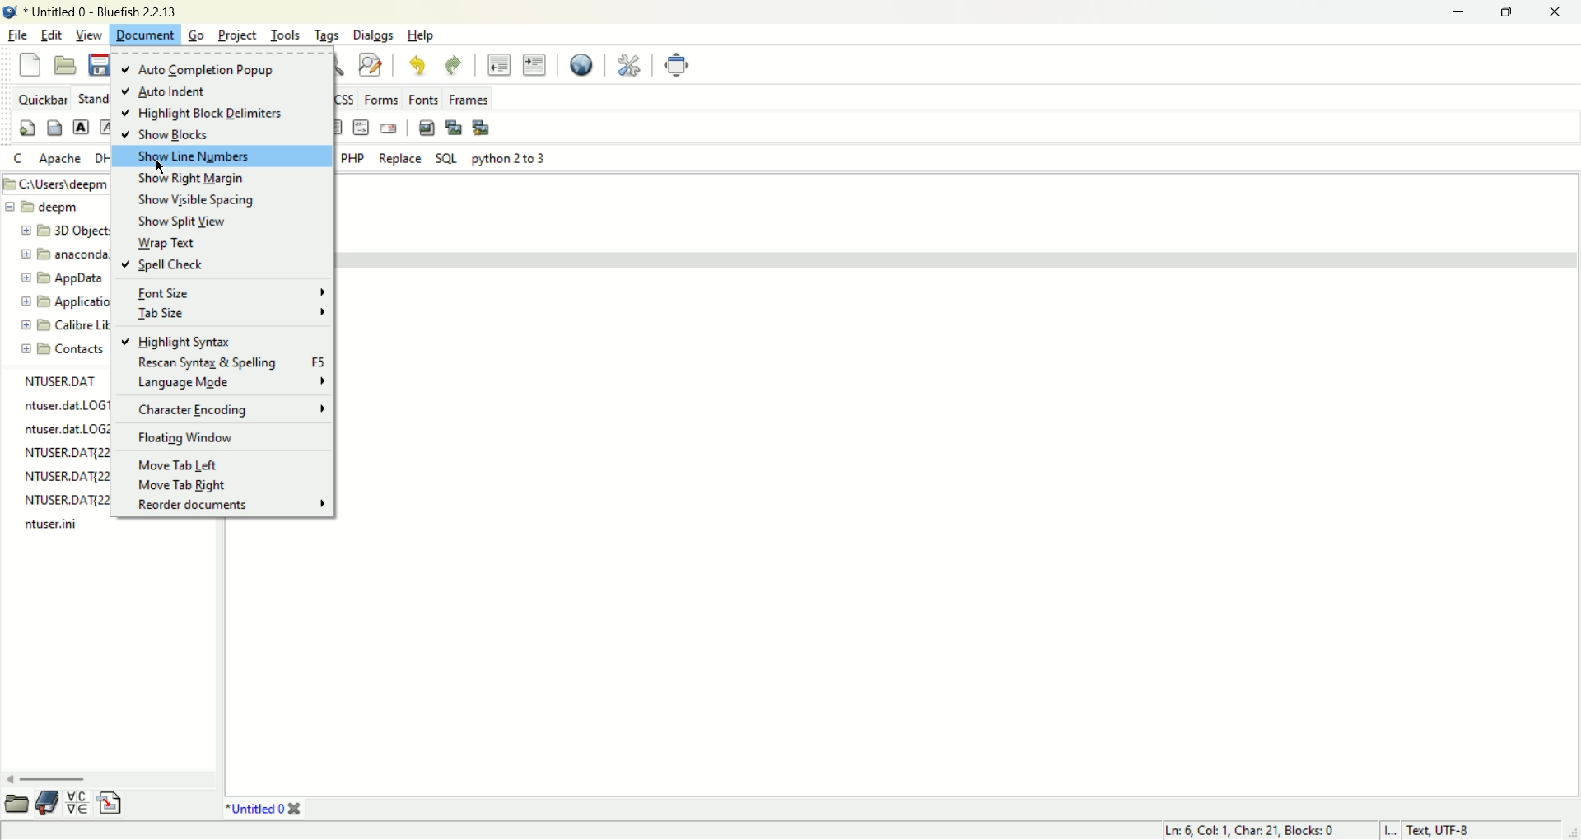 This screenshot has height=840, width=1581. What do you see at coordinates (361, 128) in the screenshot?
I see `HTML comment` at bounding box center [361, 128].